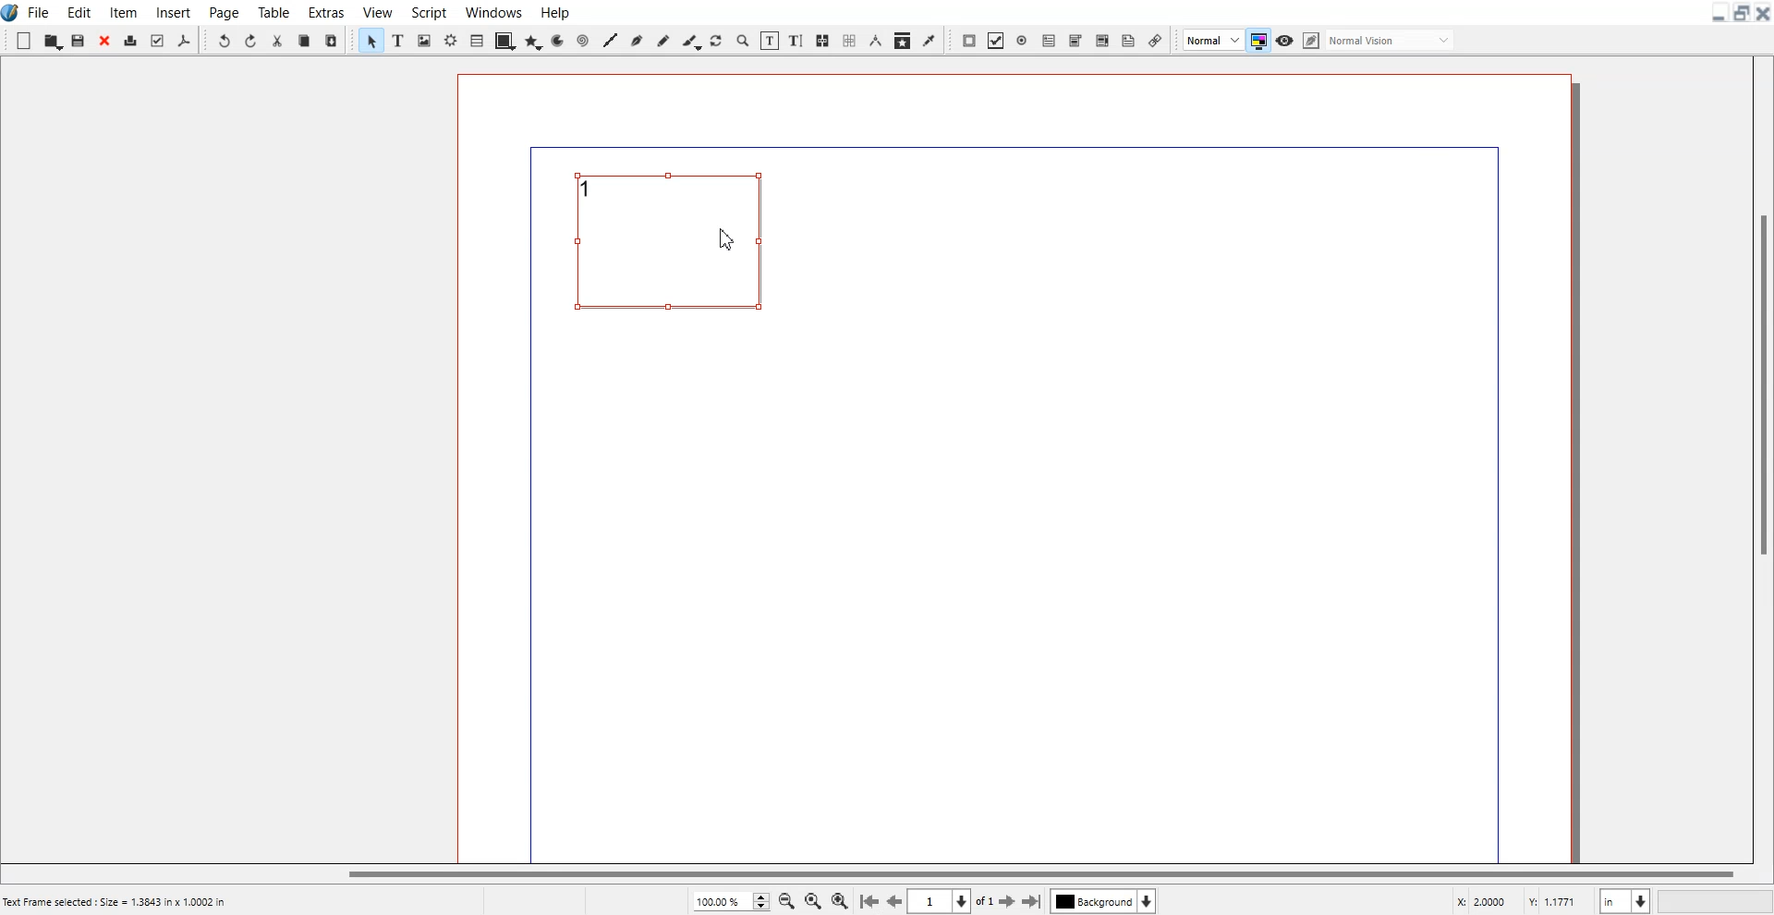 The width and height of the screenshot is (1774, 915). What do you see at coordinates (423, 40) in the screenshot?
I see `Image frame` at bounding box center [423, 40].